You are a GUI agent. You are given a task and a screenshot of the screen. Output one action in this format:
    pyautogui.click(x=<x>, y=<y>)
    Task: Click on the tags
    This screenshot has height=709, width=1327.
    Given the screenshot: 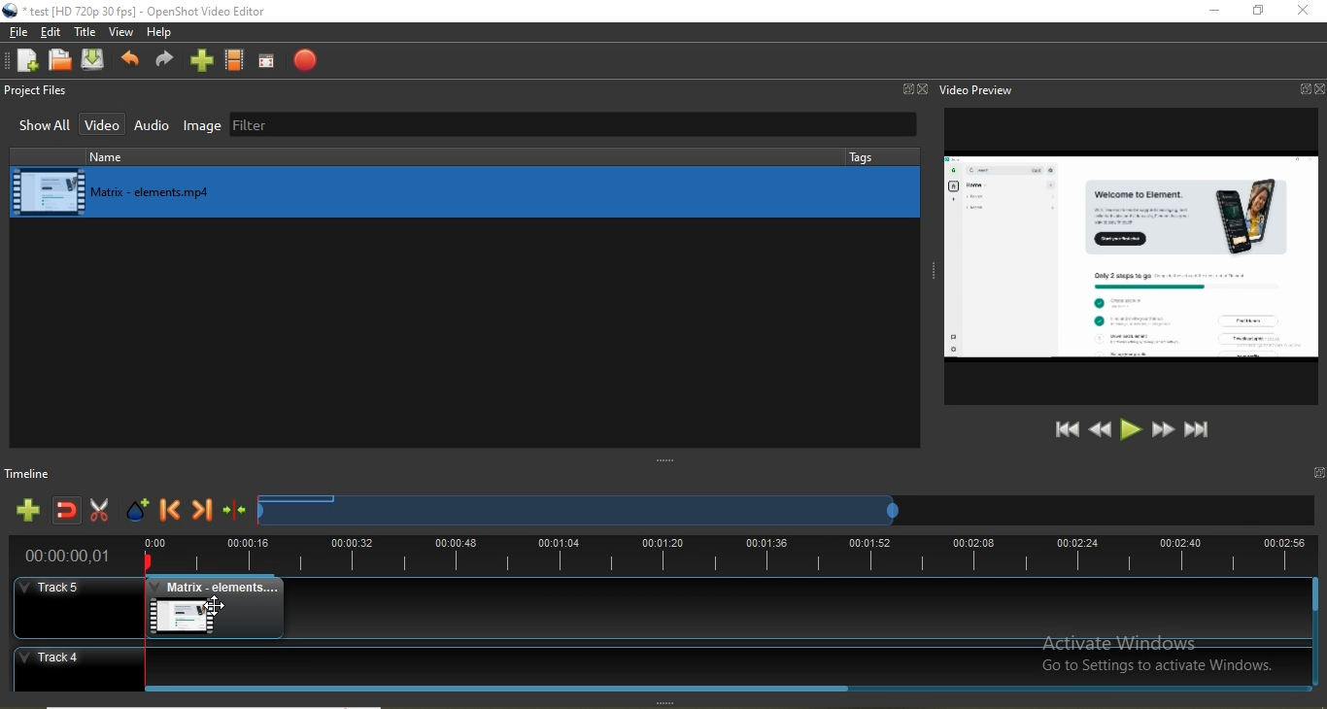 What is the action you would take?
    pyautogui.click(x=865, y=156)
    